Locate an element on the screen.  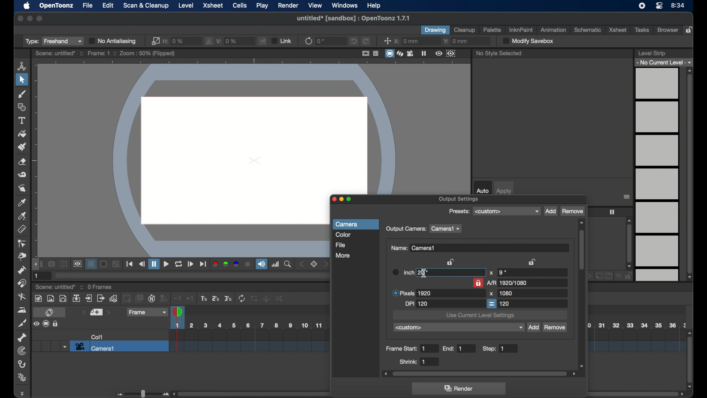
selection tool is located at coordinates (22, 80).